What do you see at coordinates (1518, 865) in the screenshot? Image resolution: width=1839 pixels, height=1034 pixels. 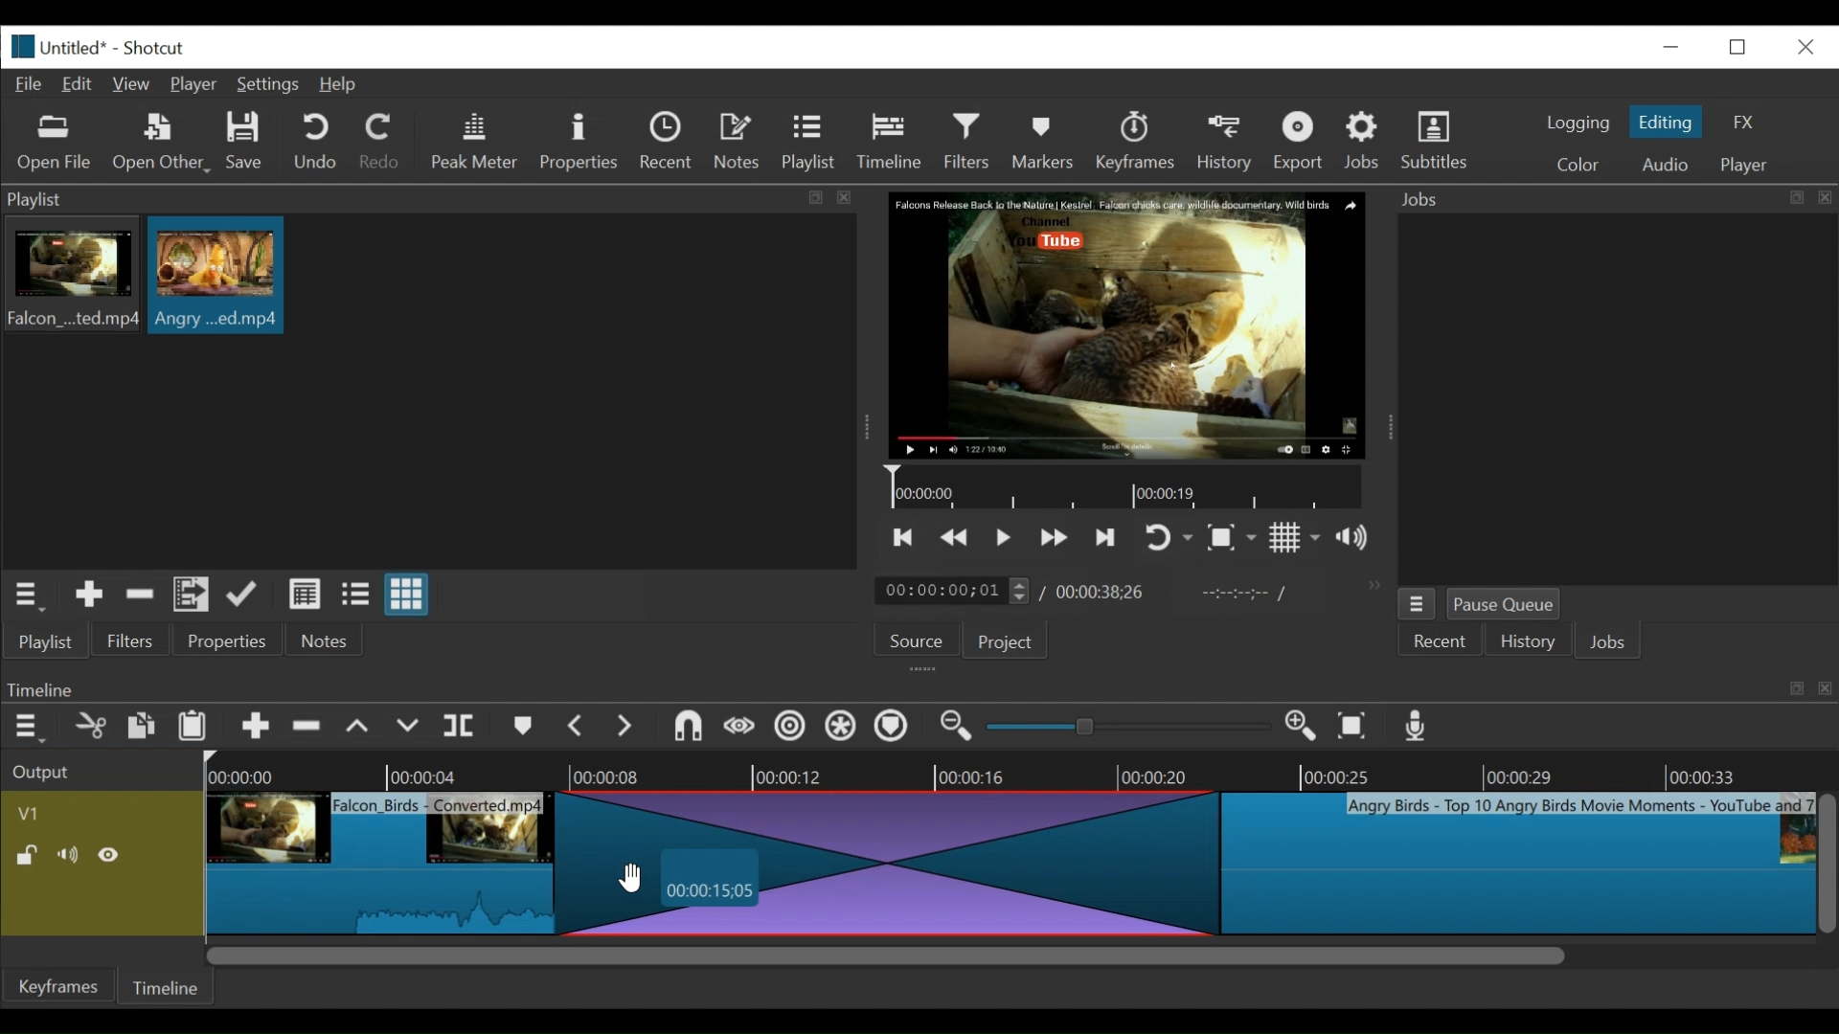 I see `clip` at bounding box center [1518, 865].